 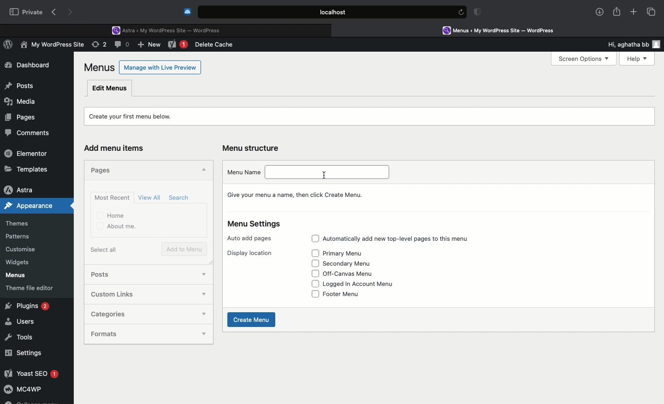 What do you see at coordinates (27, 169) in the screenshot?
I see `Templates` at bounding box center [27, 169].